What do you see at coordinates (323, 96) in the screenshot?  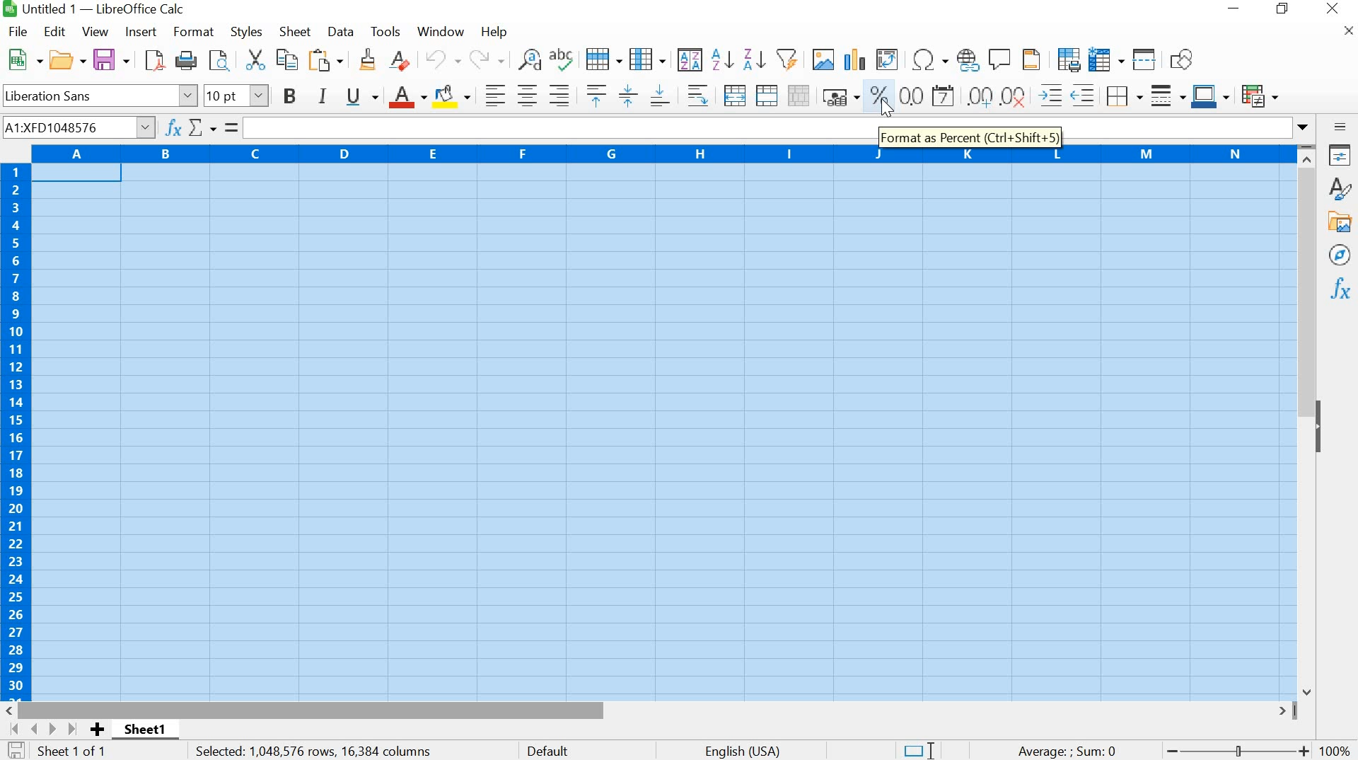 I see `ITALIC` at bounding box center [323, 96].